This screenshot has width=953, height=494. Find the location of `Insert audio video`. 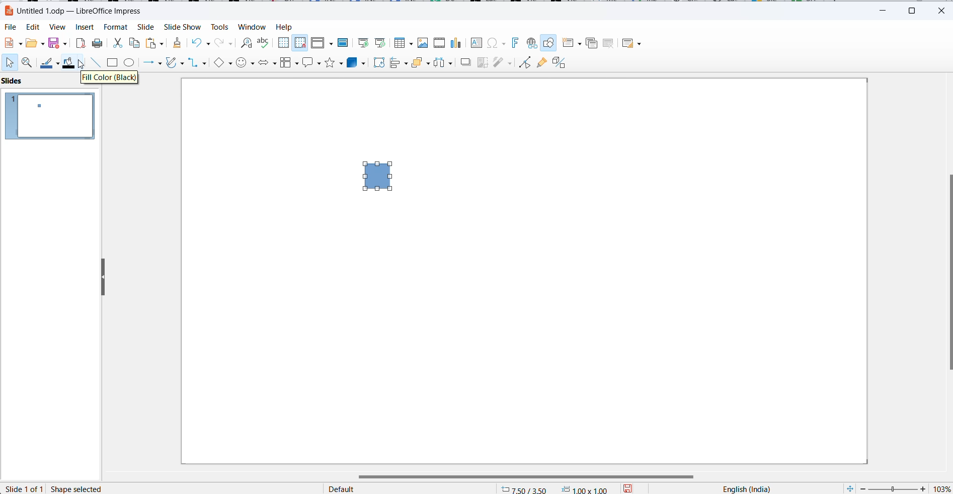

Insert audio video is located at coordinates (440, 43).